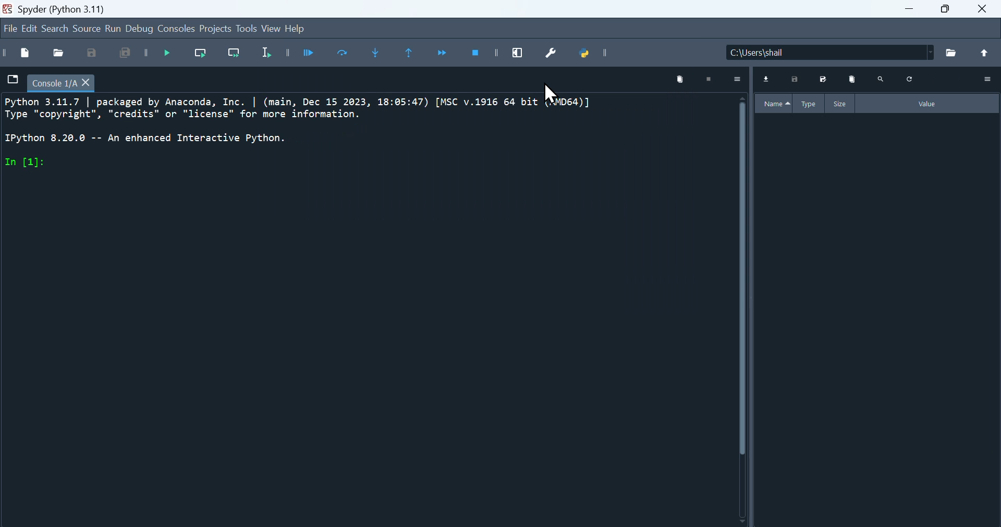 Image resolution: width=1001 pixels, height=527 pixels. Describe the element at coordinates (271, 29) in the screenshot. I see `view` at that location.